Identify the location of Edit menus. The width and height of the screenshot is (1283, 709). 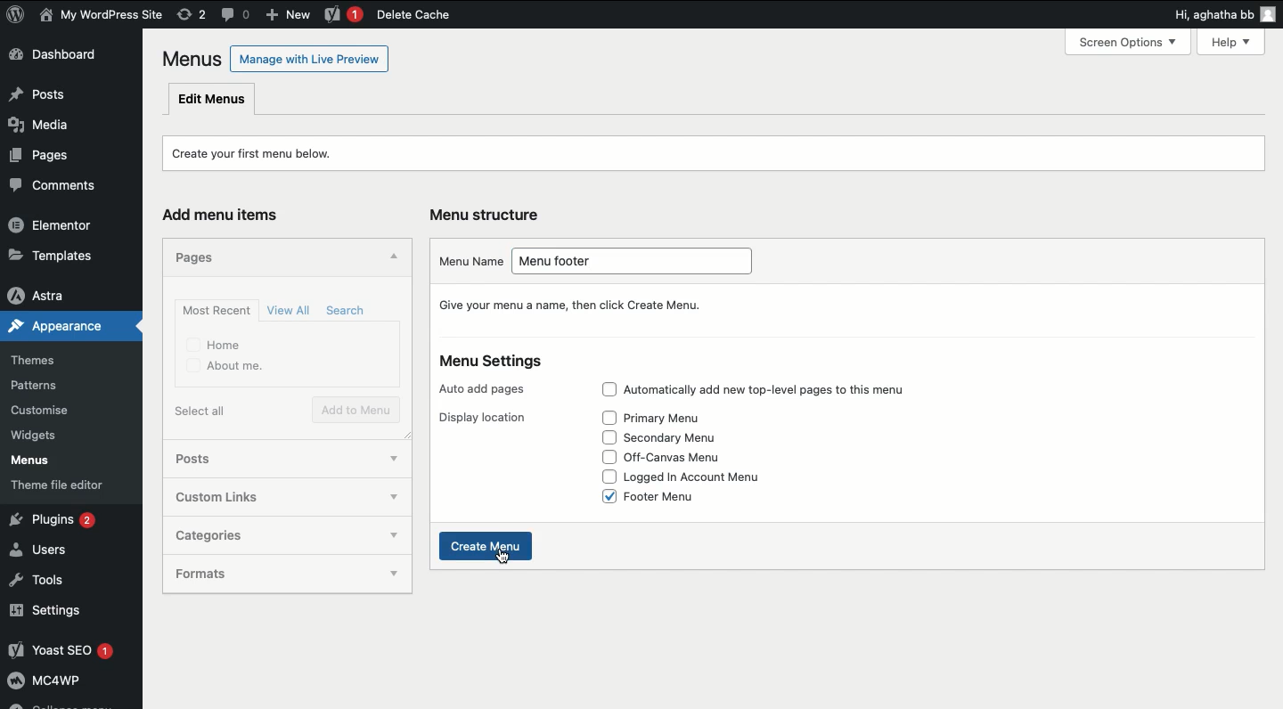
(212, 100).